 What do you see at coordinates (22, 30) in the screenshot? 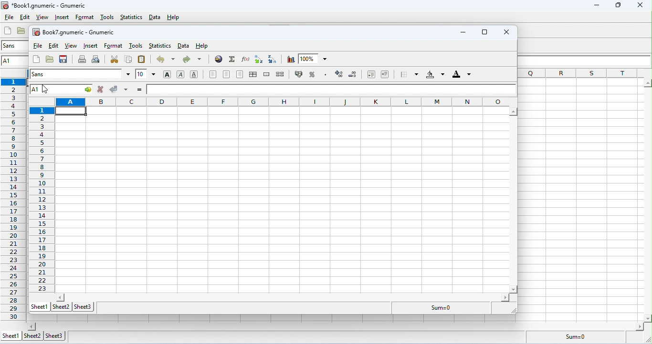
I see `open` at bounding box center [22, 30].